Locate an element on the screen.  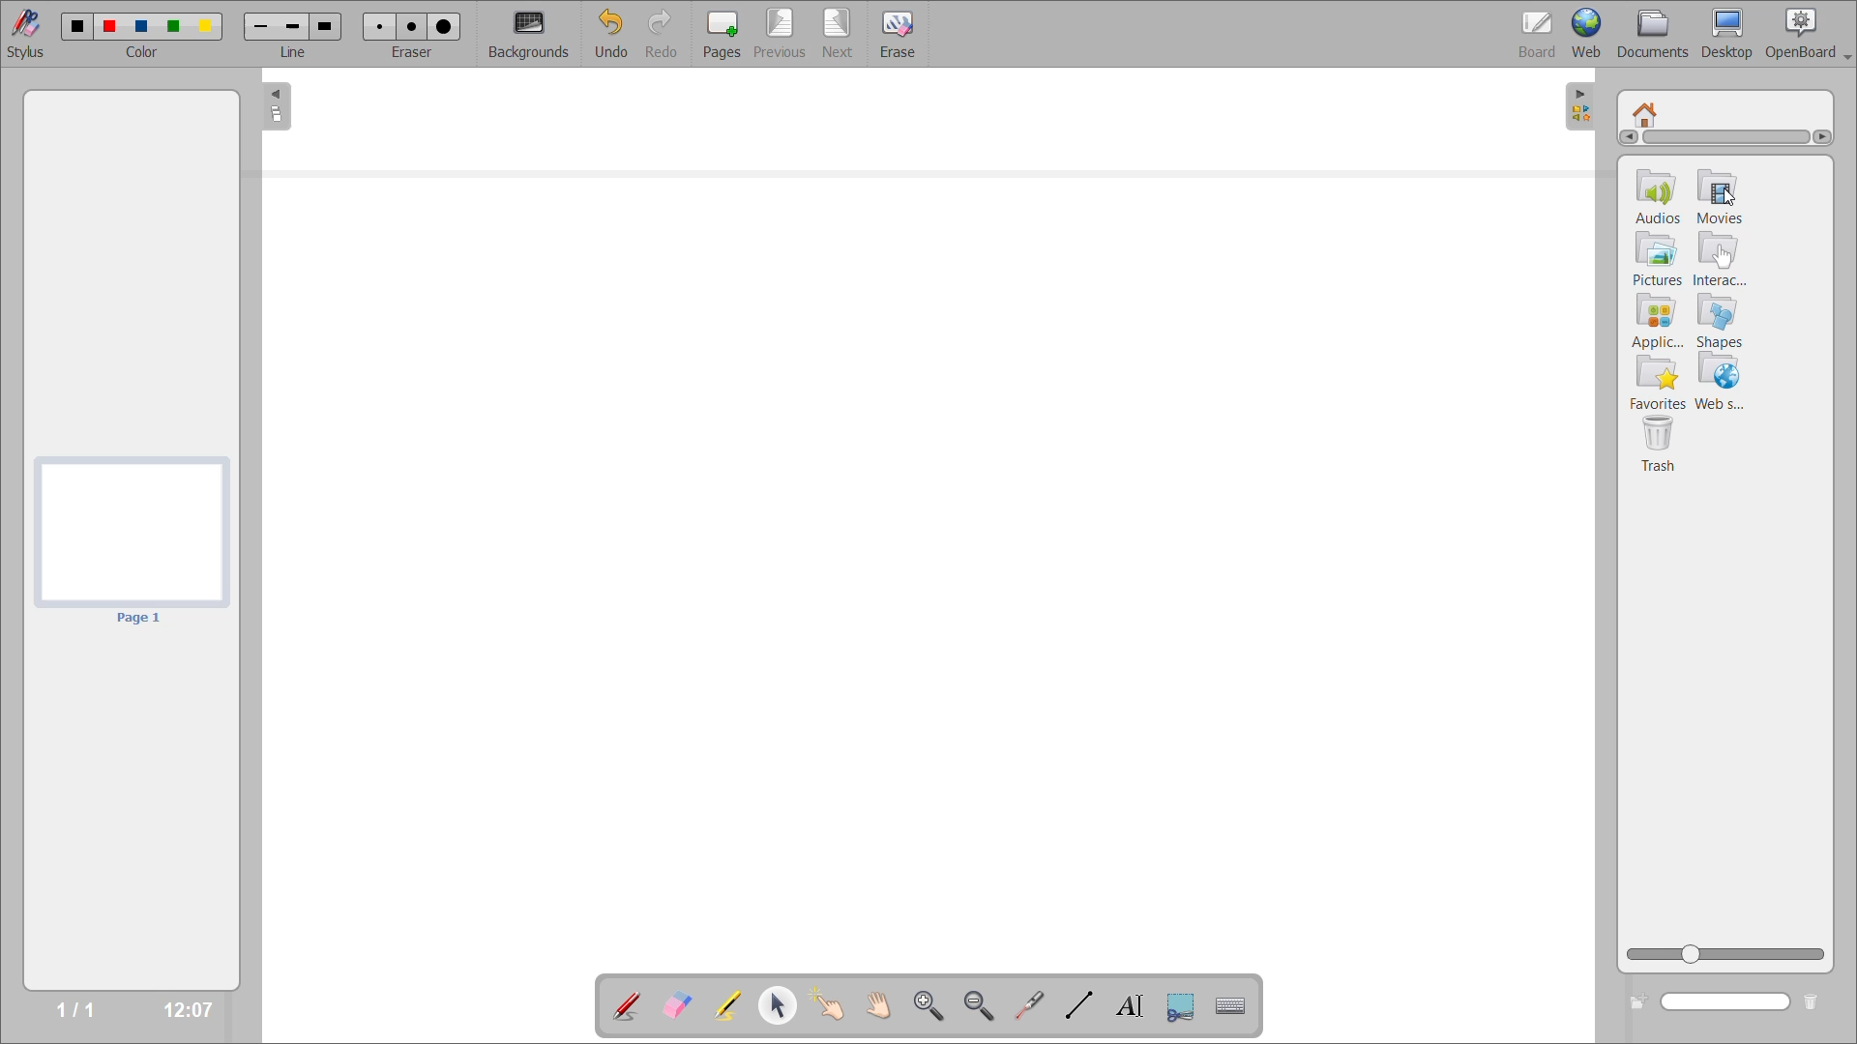
color 3 is located at coordinates (143, 25).